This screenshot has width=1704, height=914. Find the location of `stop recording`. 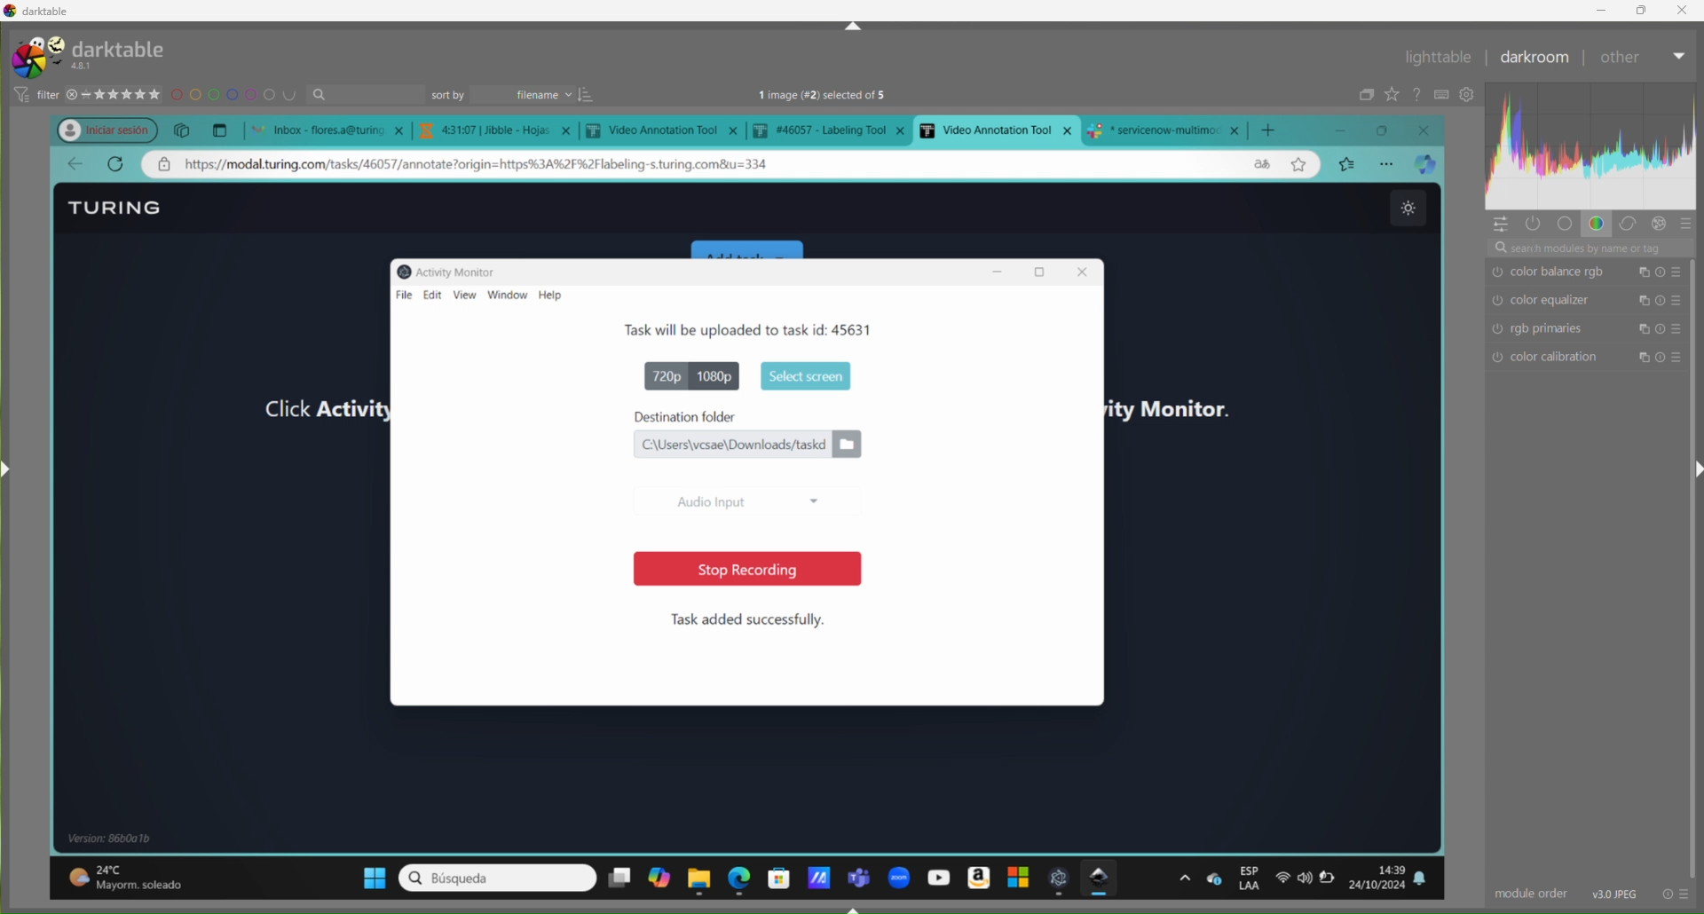

stop recording is located at coordinates (738, 569).